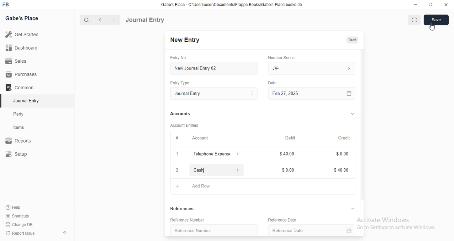 The image size is (454, 241). What do you see at coordinates (23, 34) in the screenshot?
I see `Get Started` at bounding box center [23, 34].